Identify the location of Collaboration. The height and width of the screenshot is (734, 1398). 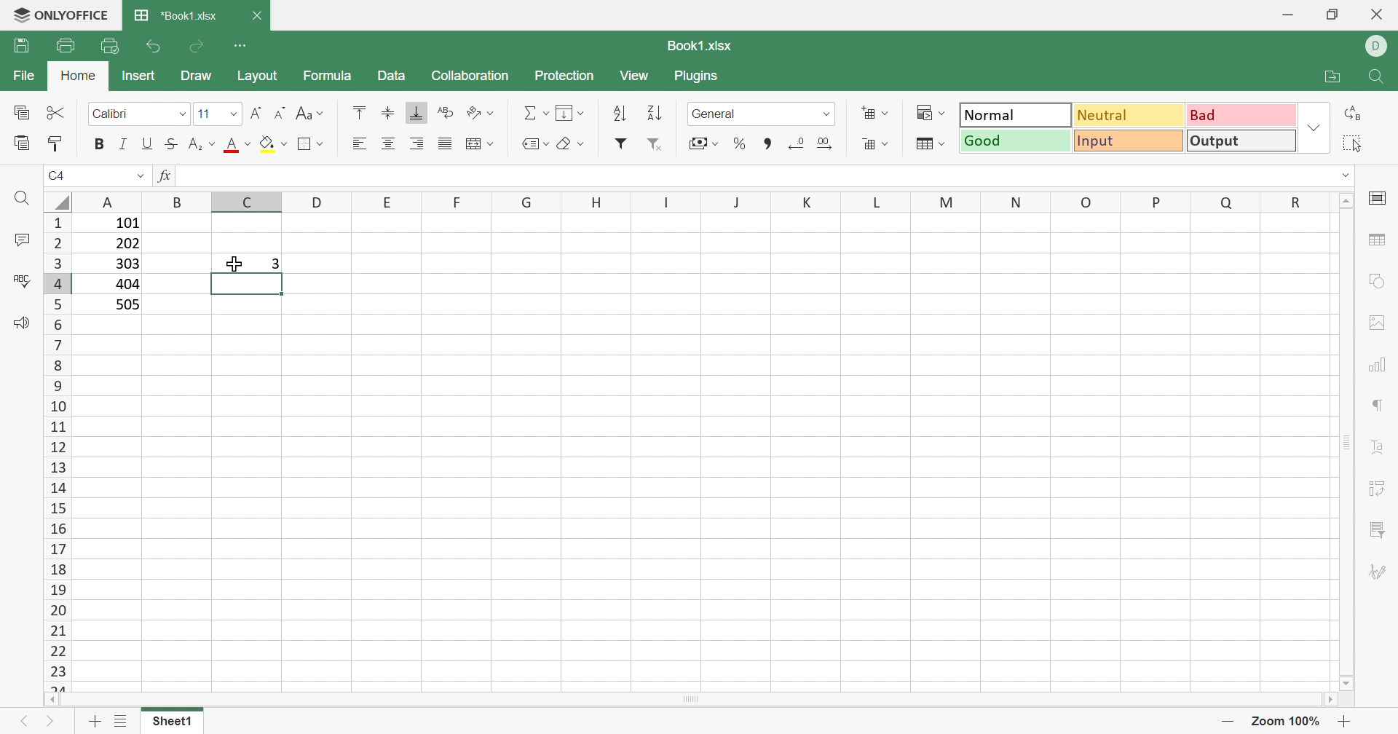
(470, 76).